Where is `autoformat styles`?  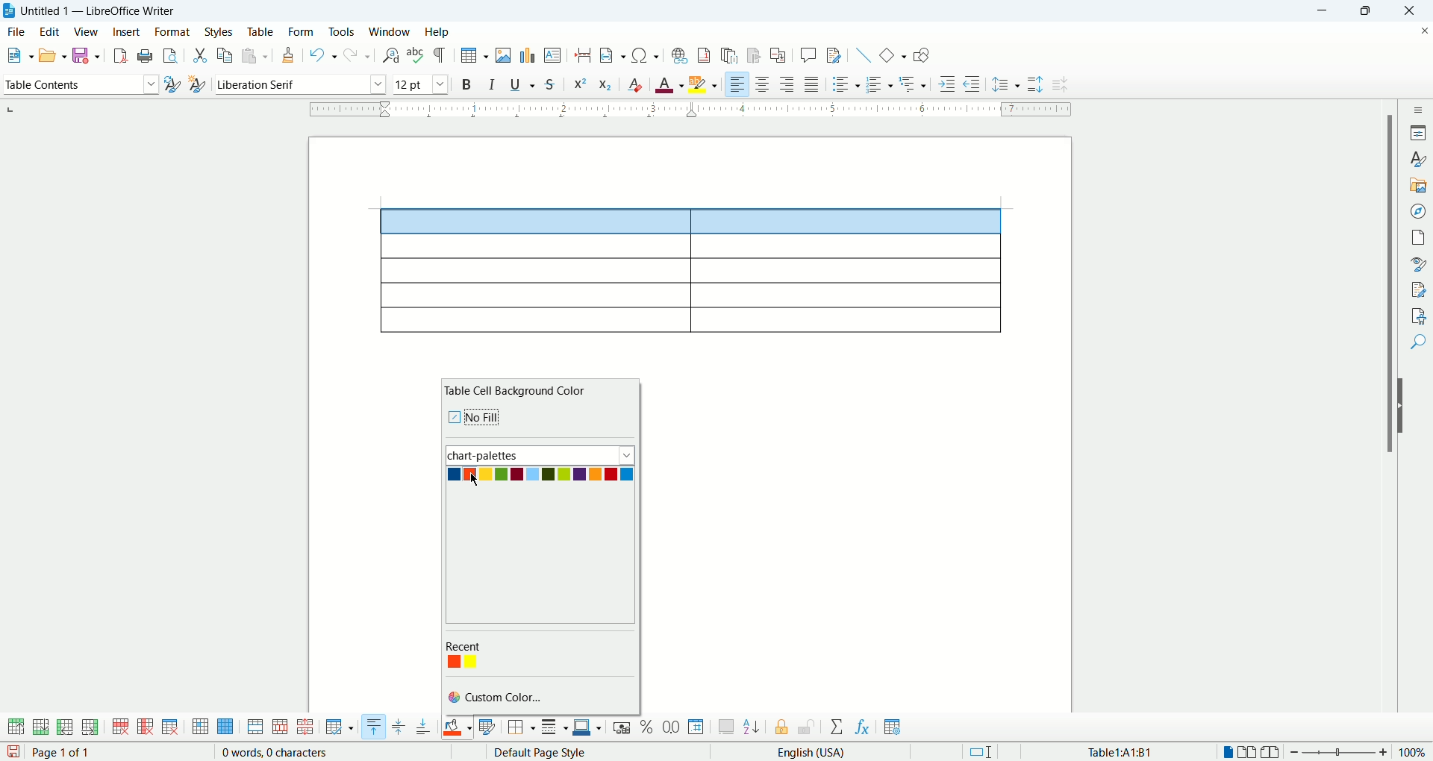 autoformat styles is located at coordinates (487, 727).